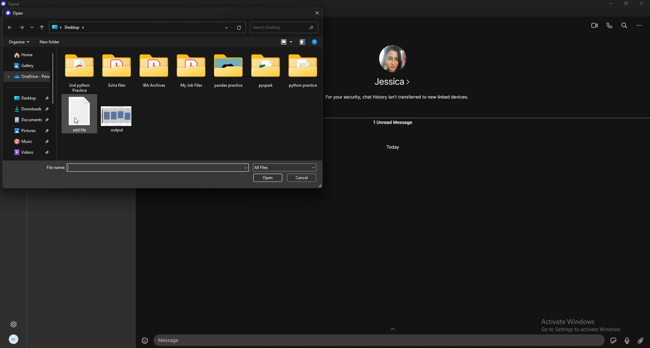 The height and width of the screenshot is (348, 650). What do you see at coordinates (145, 341) in the screenshot?
I see `emojis` at bounding box center [145, 341].